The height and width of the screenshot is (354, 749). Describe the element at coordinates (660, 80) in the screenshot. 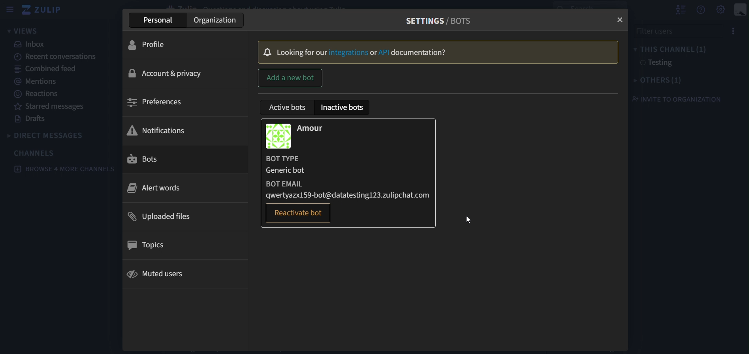

I see `others(1)` at that location.